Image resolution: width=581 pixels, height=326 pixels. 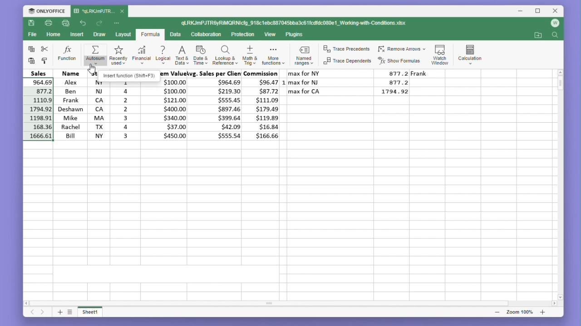 What do you see at coordinates (225, 54) in the screenshot?
I see `Lookup and reference` at bounding box center [225, 54].